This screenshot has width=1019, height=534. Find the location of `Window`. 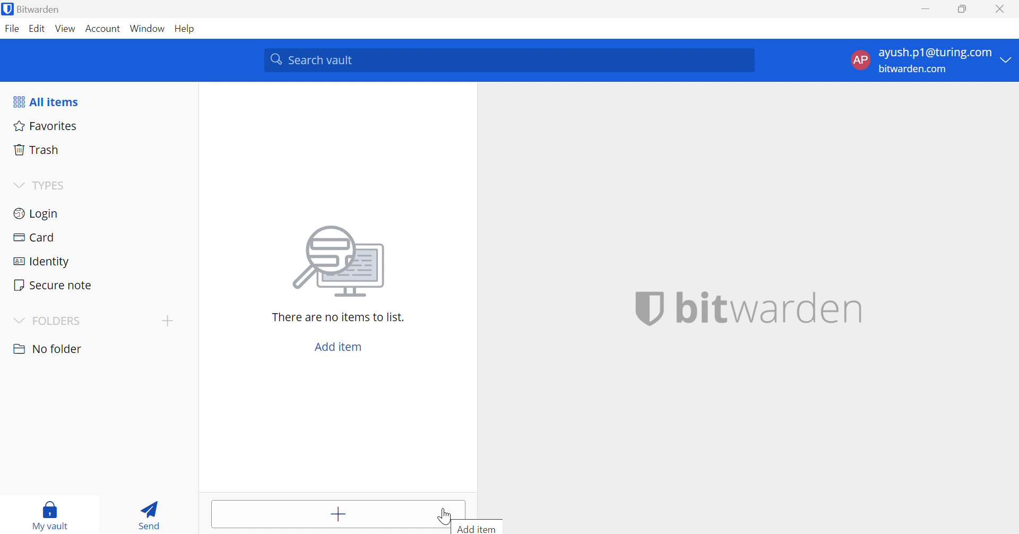

Window is located at coordinates (149, 28).